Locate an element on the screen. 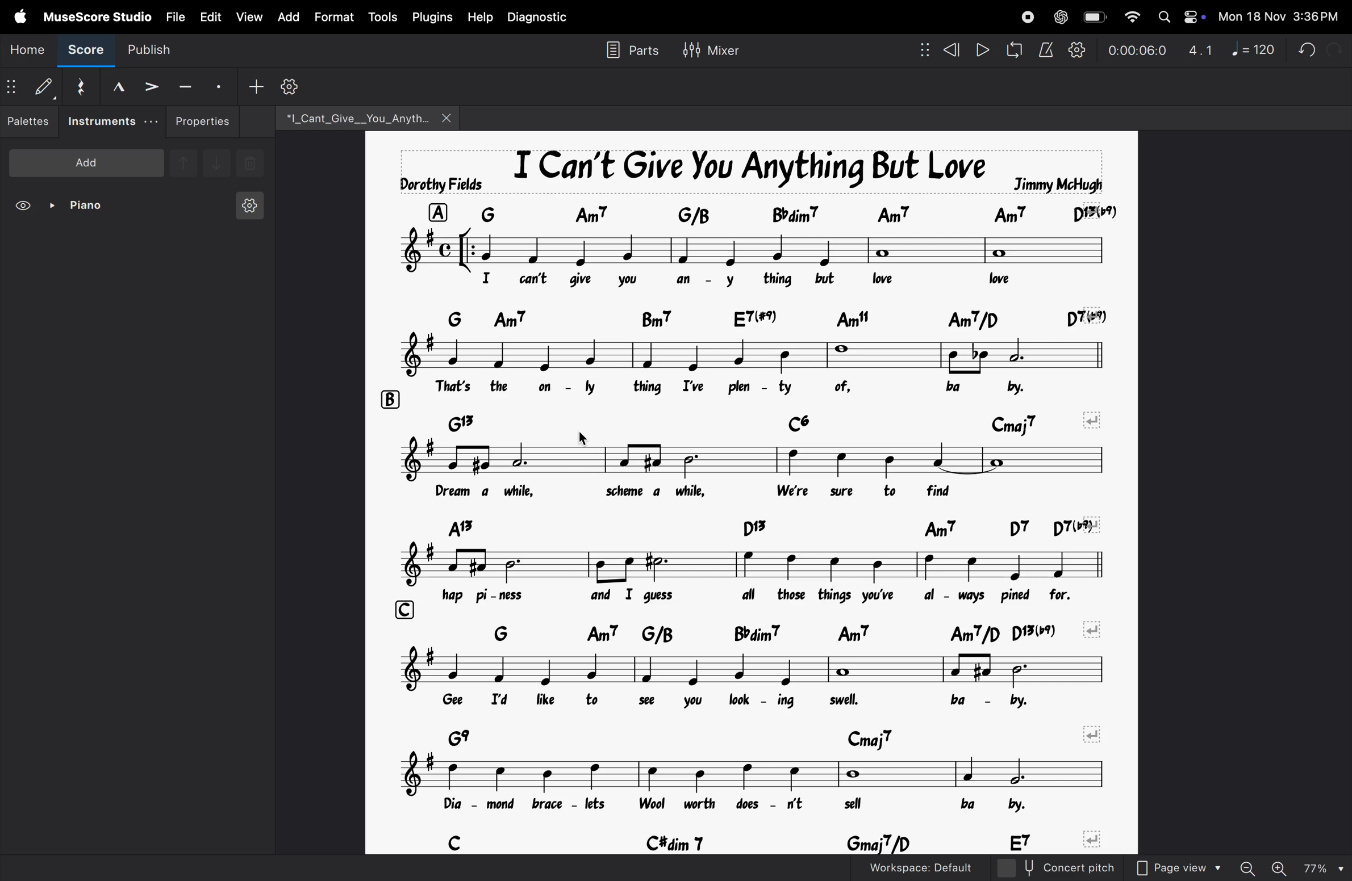  chord symbols is located at coordinates (764, 838).